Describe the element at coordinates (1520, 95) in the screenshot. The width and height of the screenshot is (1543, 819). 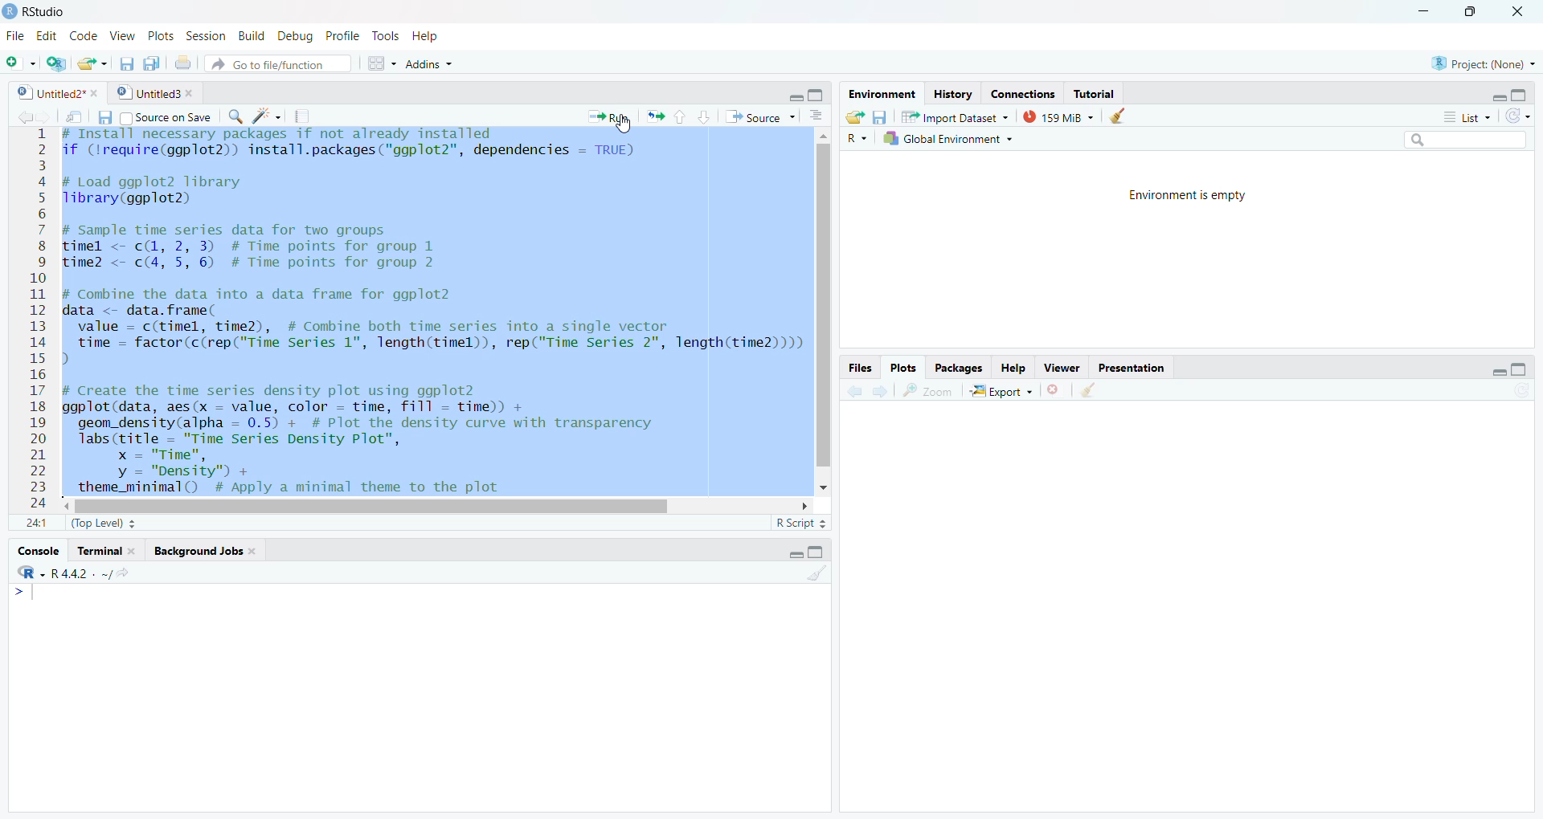
I see `Maximize` at that location.